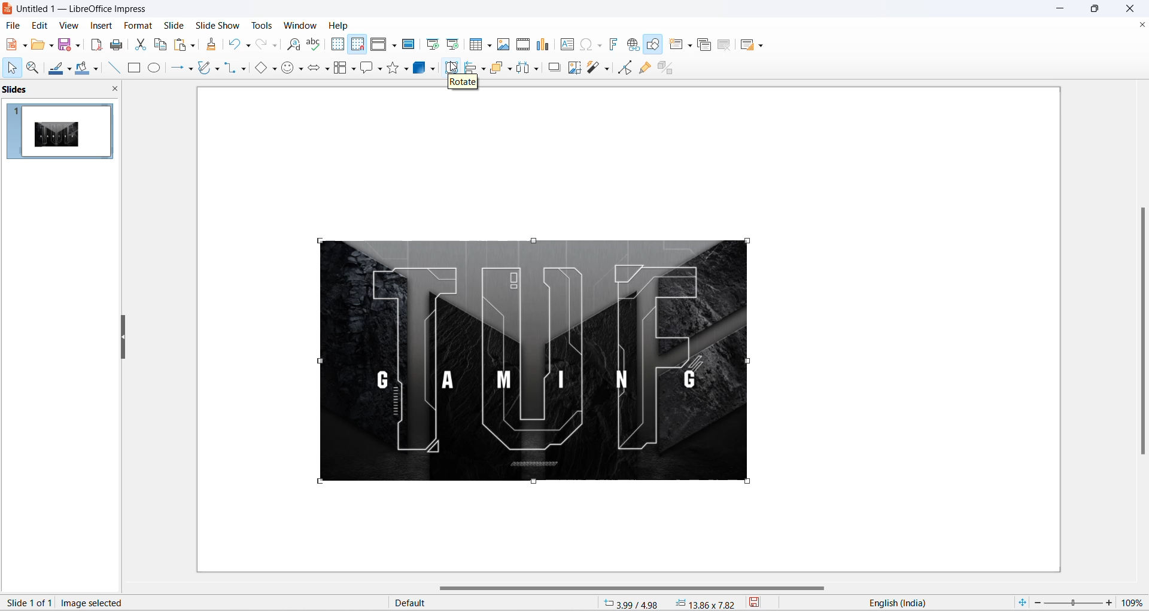  Describe the element at coordinates (573, 68) in the screenshot. I see `crop image` at that location.